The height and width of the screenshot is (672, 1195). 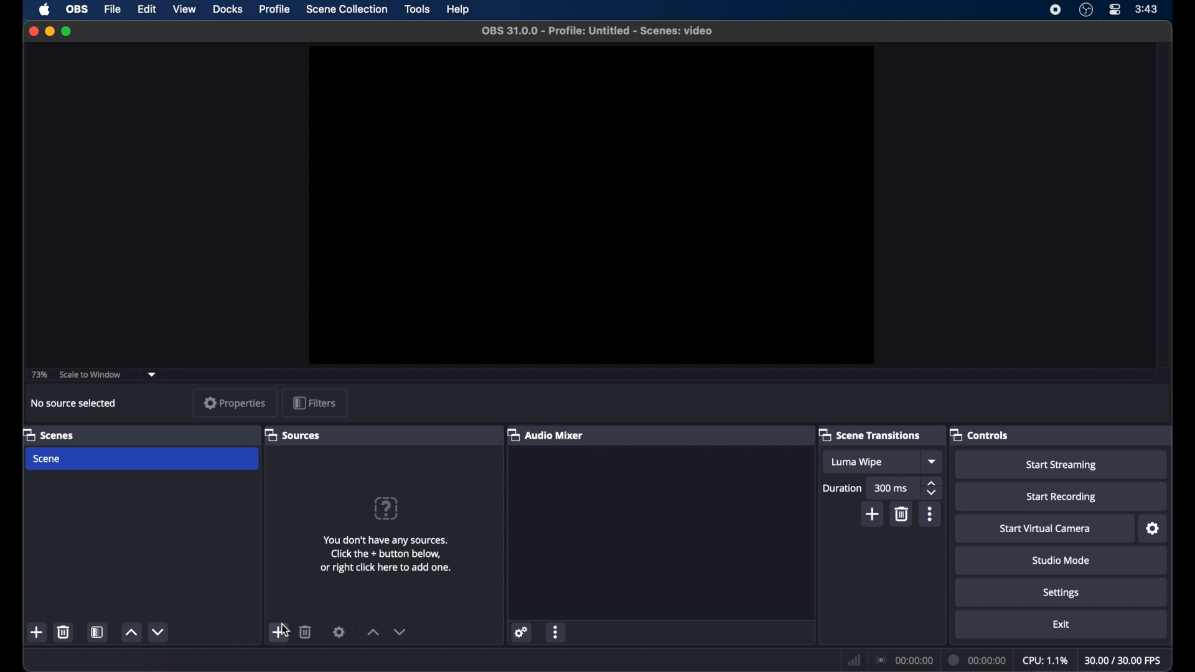 What do you see at coordinates (113, 9) in the screenshot?
I see `file` at bounding box center [113, 9].